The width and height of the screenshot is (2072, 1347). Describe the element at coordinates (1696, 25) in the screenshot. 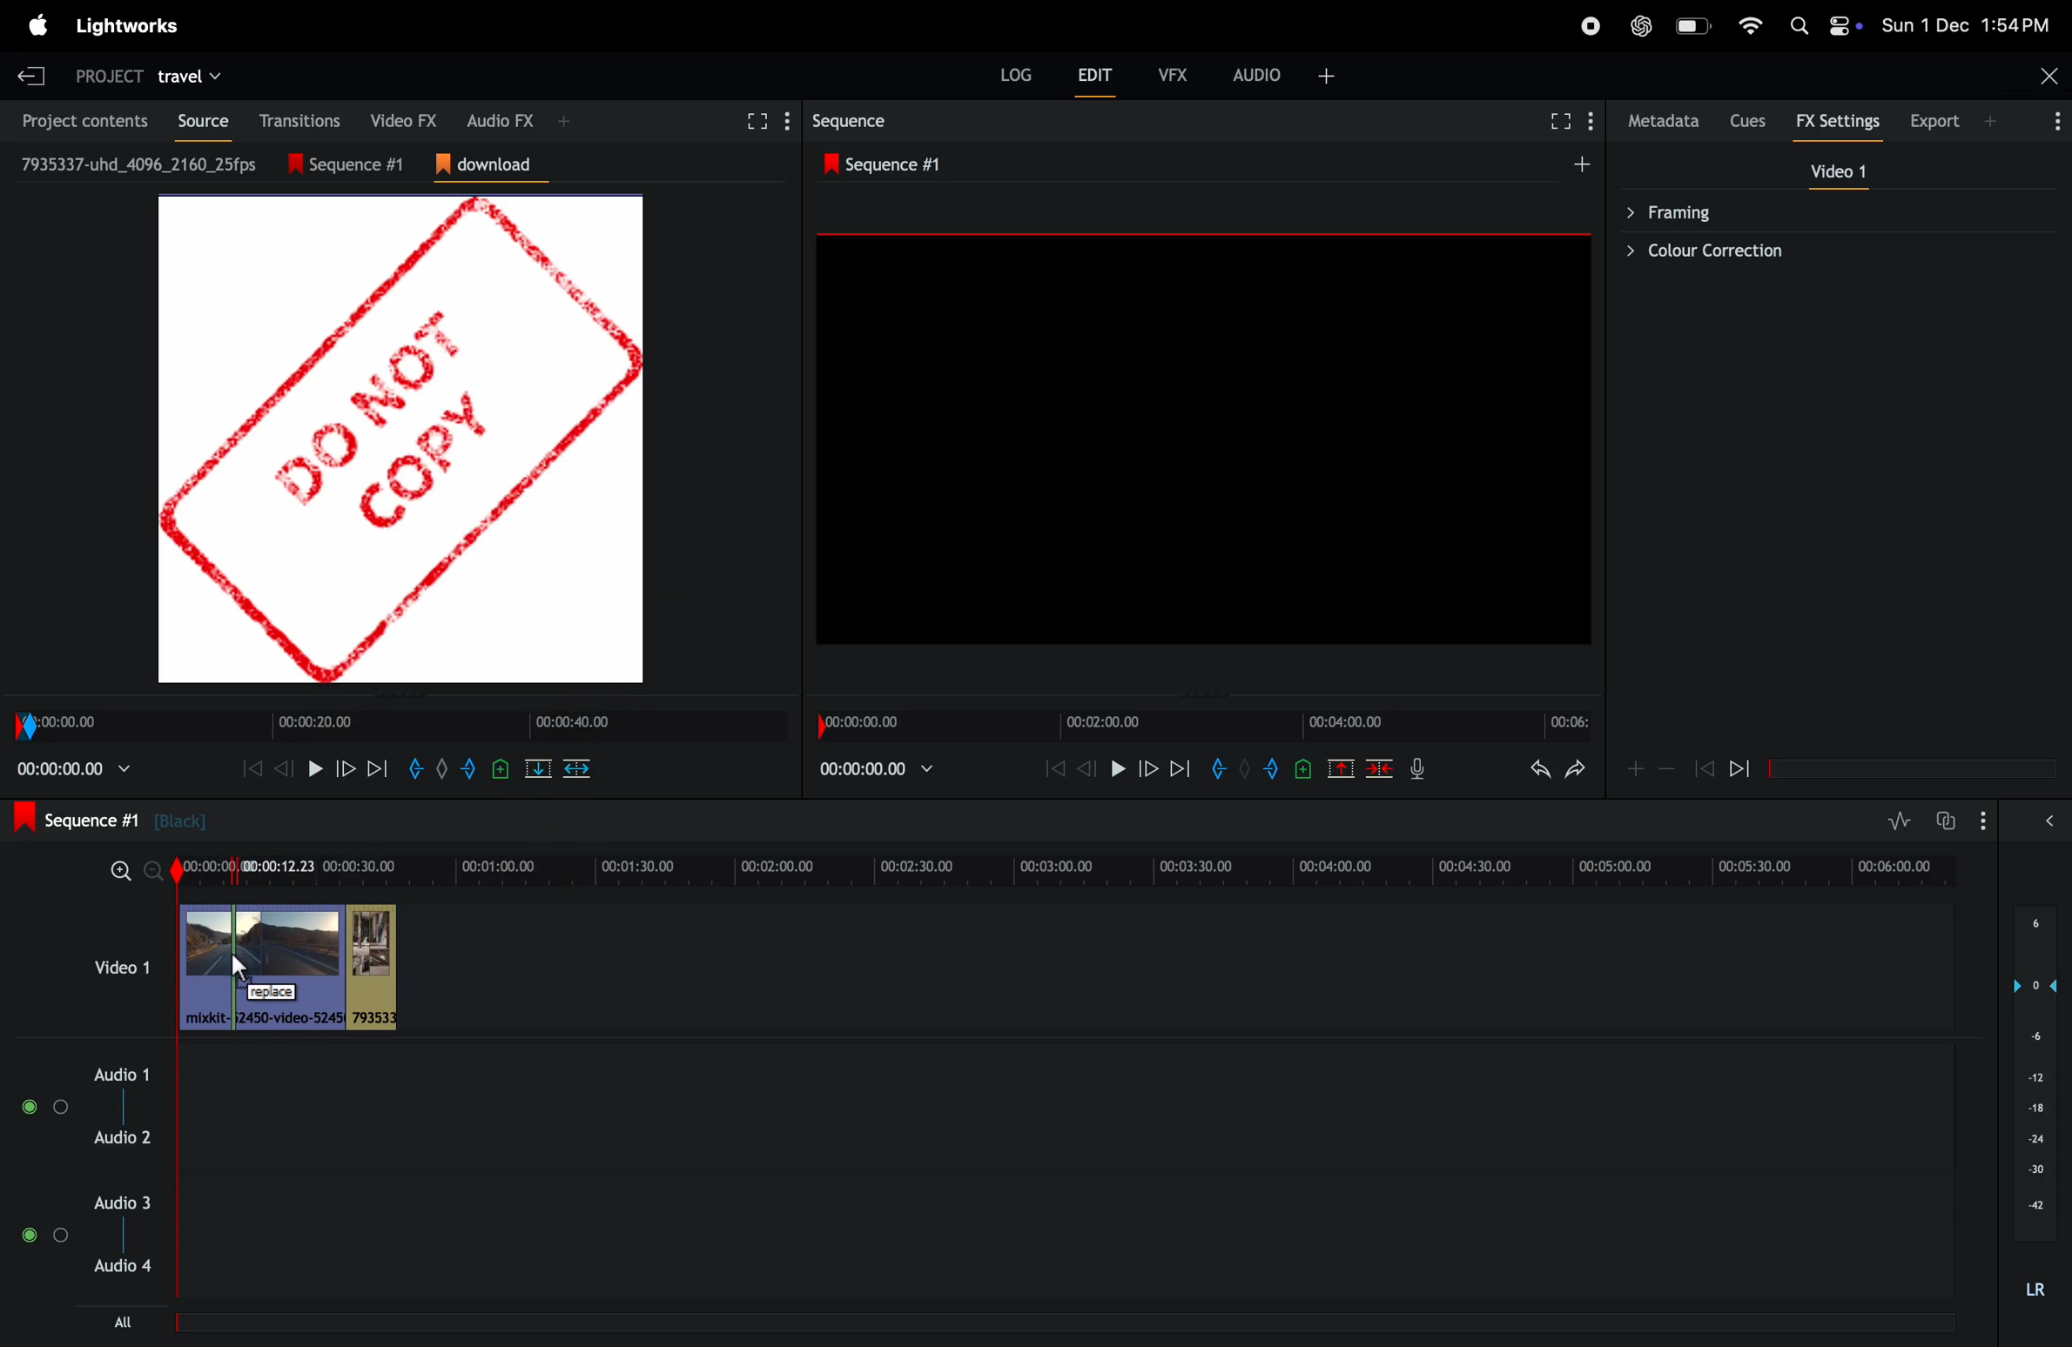

I see `battery` at that location.